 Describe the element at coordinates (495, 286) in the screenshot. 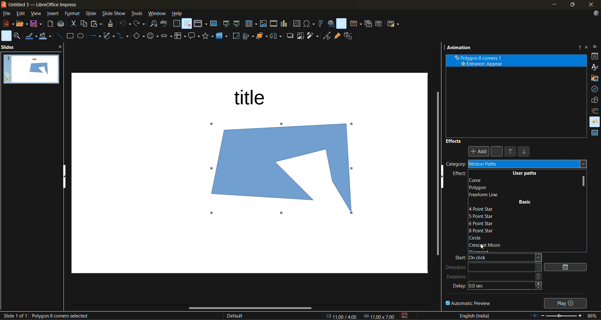

I see `delay` at that location.